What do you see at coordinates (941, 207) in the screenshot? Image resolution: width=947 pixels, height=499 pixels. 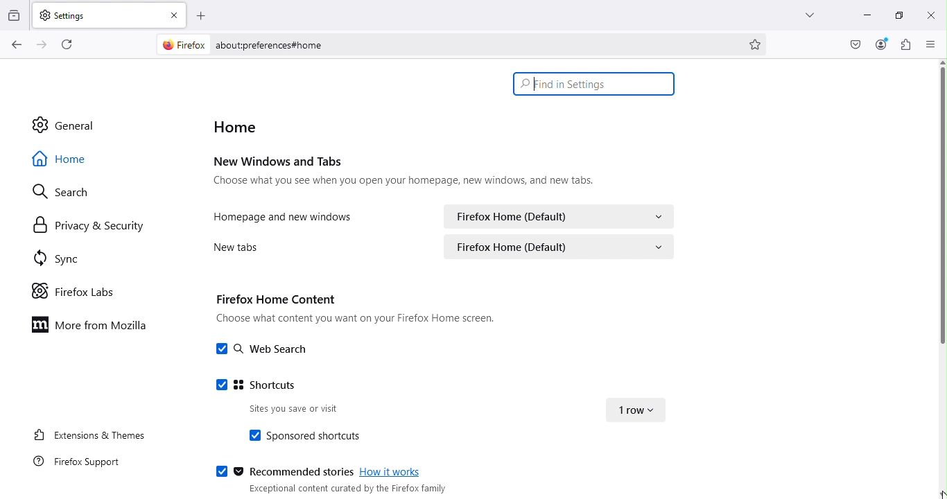 I see `Scroll bar` at bounding box center [941, 207].